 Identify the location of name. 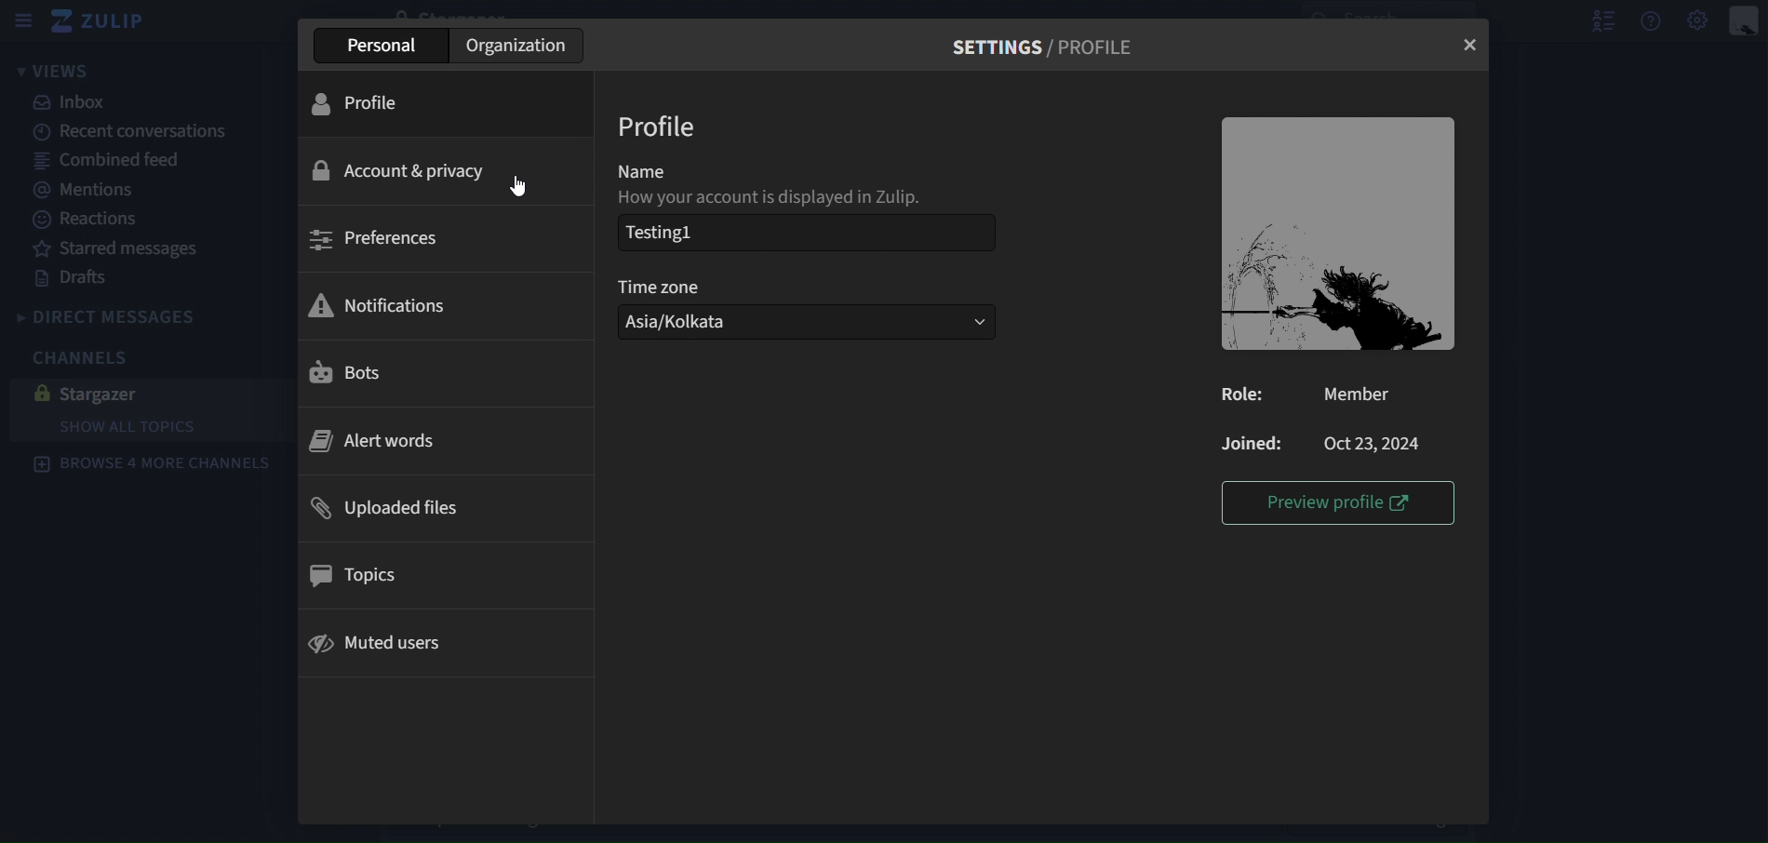
(653, 167).